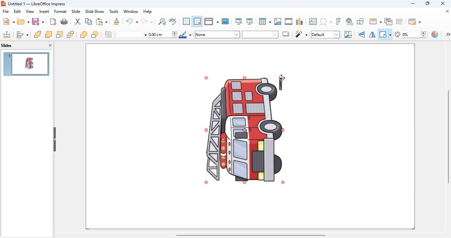 Image resolution: width=451 pixels, height=238 pixels. I want to click on bring forward, so click(48, 34).